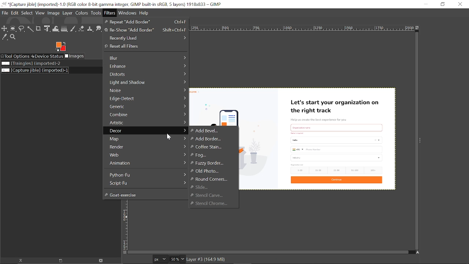  What do you see at coordinates (19, 261) in the screenshot?
I see `Raise the image display` at bounding box center [19, 261].